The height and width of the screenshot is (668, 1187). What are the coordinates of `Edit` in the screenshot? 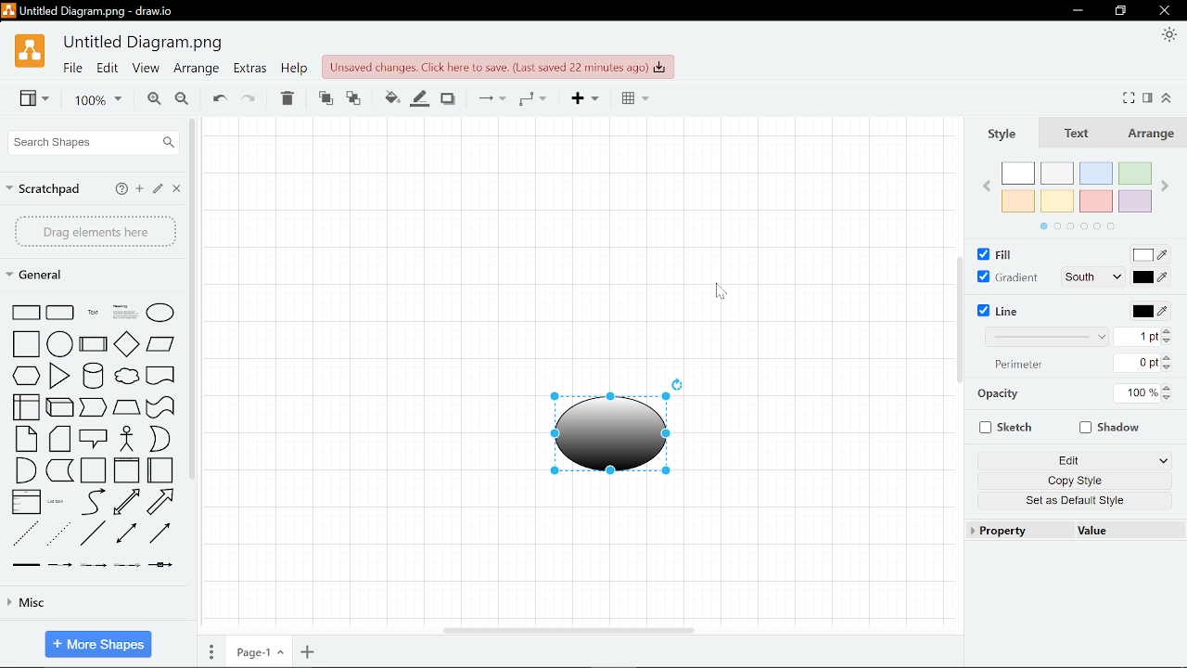 It's located at (1074, 460).